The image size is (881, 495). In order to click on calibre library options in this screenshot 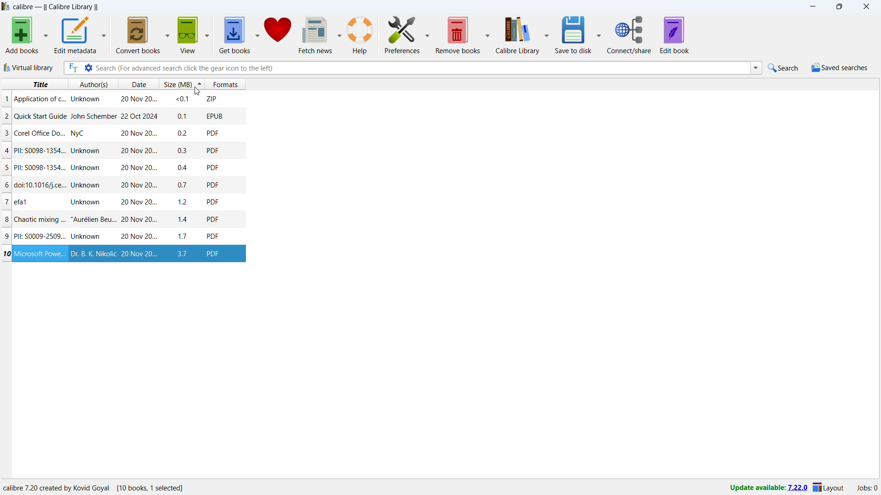, I will do `click(546, 34)`.